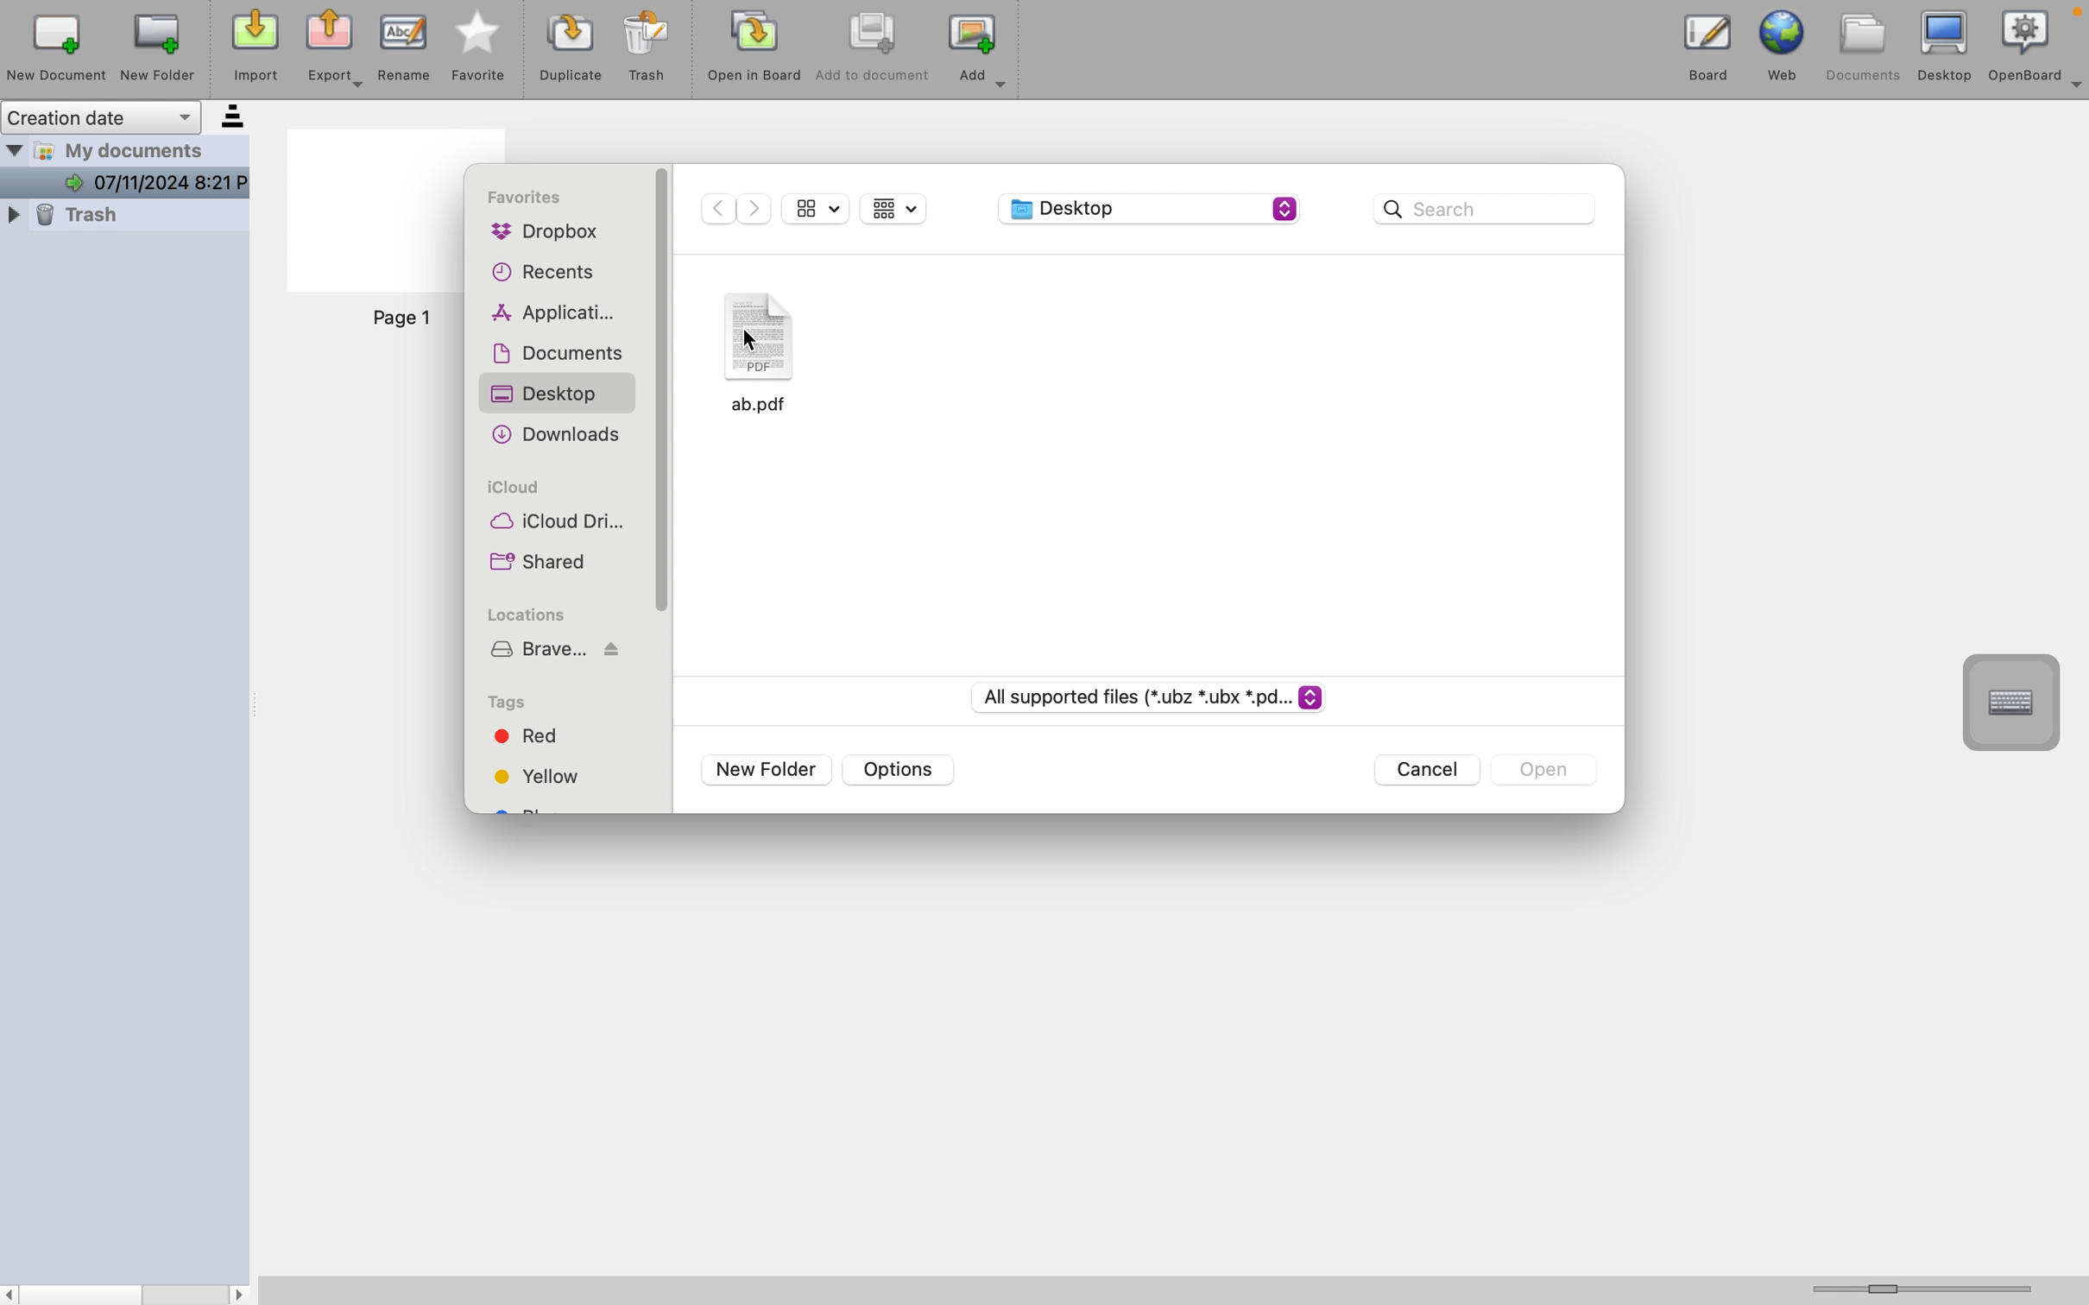  Describe the element at coordinates (524, 614) in the screenshot. I see `locations` at that location.